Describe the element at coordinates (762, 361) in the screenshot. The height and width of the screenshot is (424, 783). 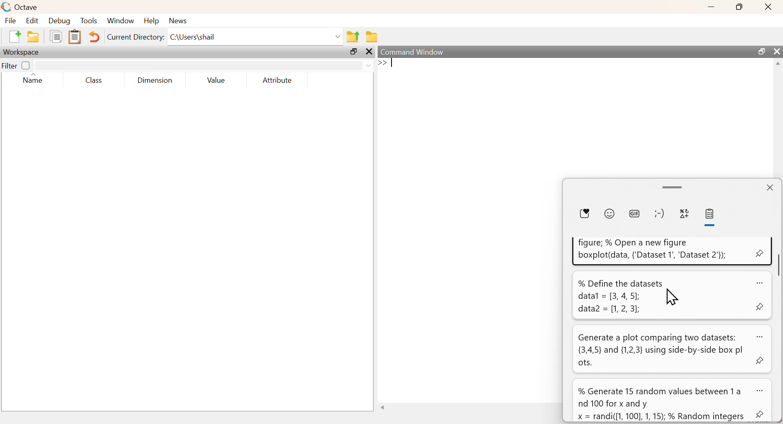
I see `pin` at that location.